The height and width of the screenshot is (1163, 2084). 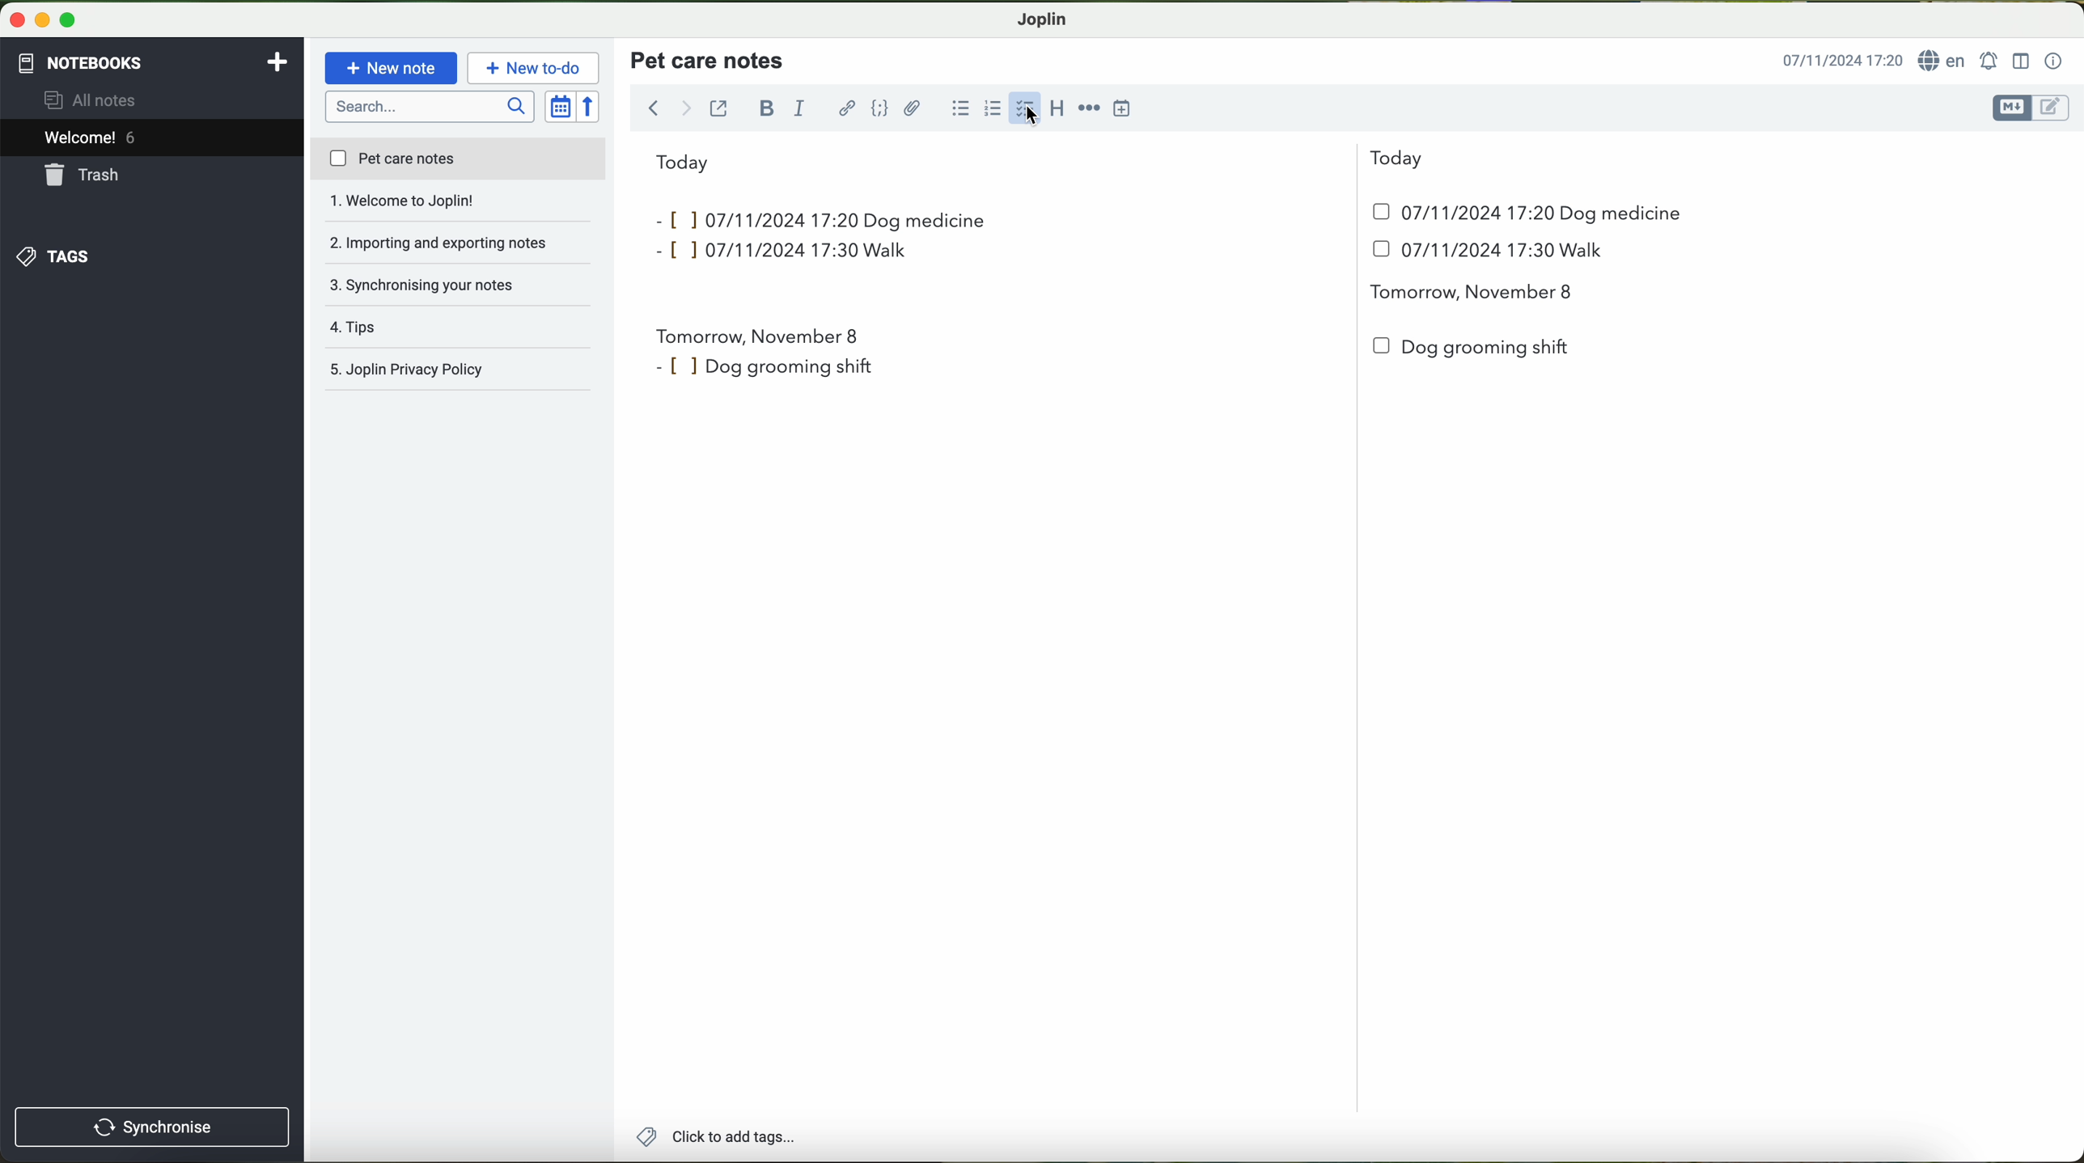 I want to click on trash, so click(x=83, y=177).